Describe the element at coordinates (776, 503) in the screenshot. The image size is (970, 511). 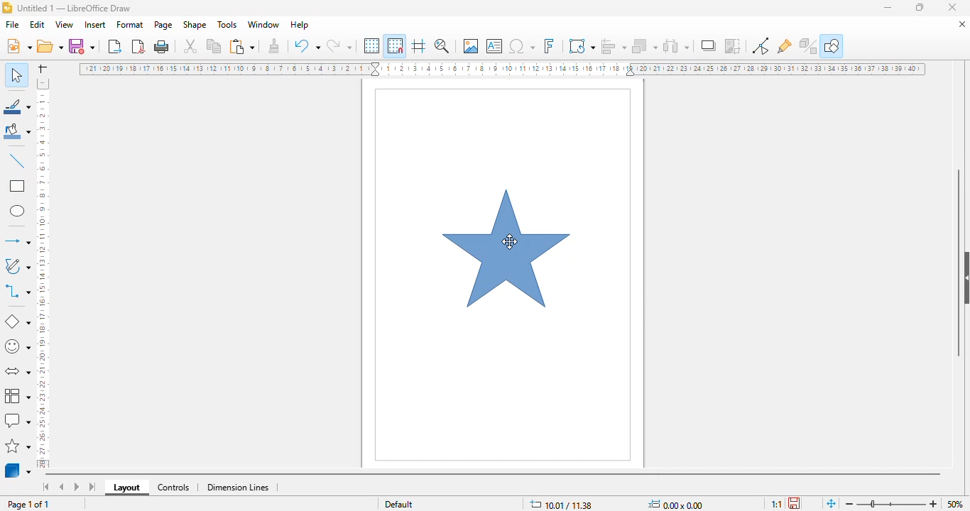
I see `scaling factor of the document` at that location.